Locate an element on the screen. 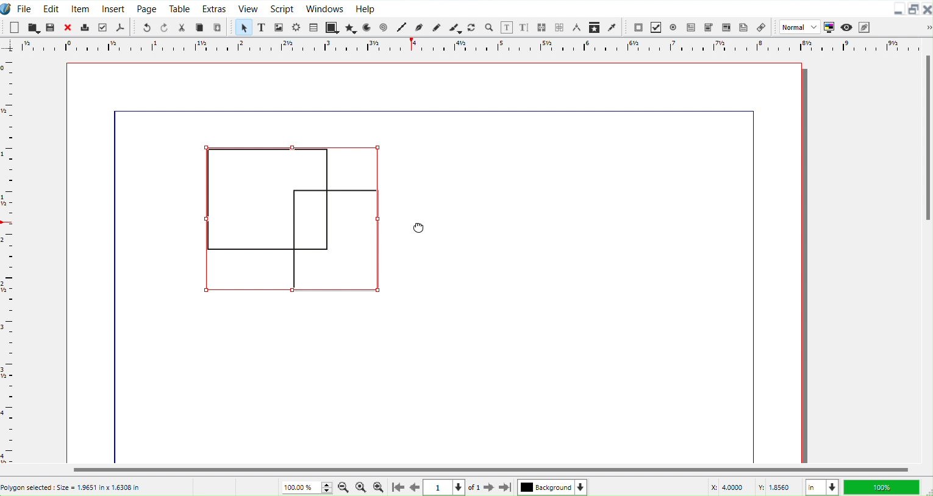 The width and height of the screenshot is (933, 496). Arc is located at coordinates (368, 27).